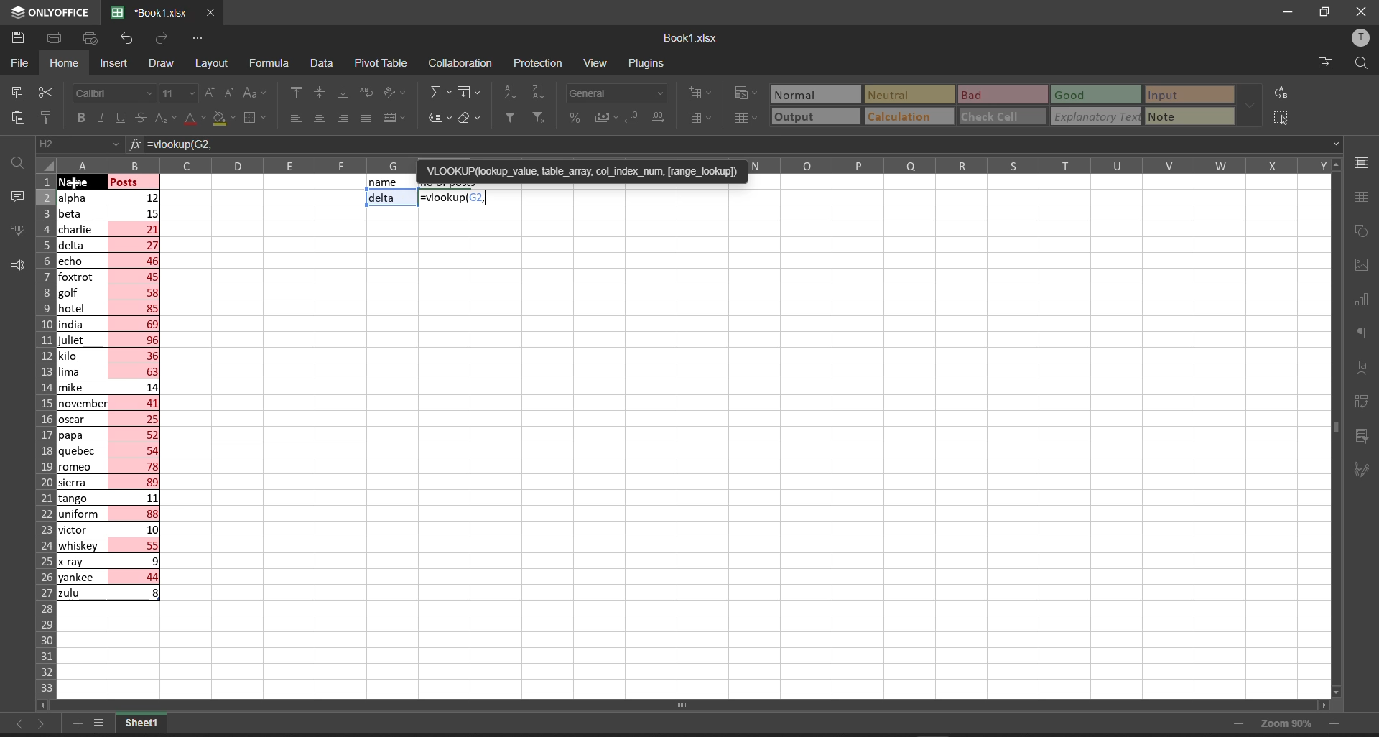  I want to click on check cell, so click(996, 117).